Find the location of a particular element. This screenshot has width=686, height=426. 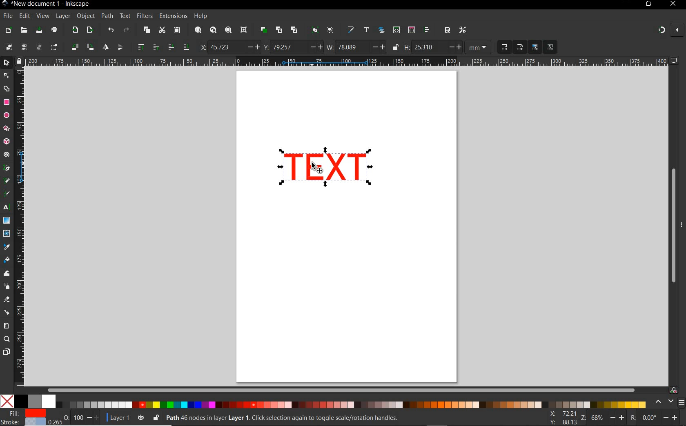

NOTHING SELECTED is located at coordinates (82, 419).